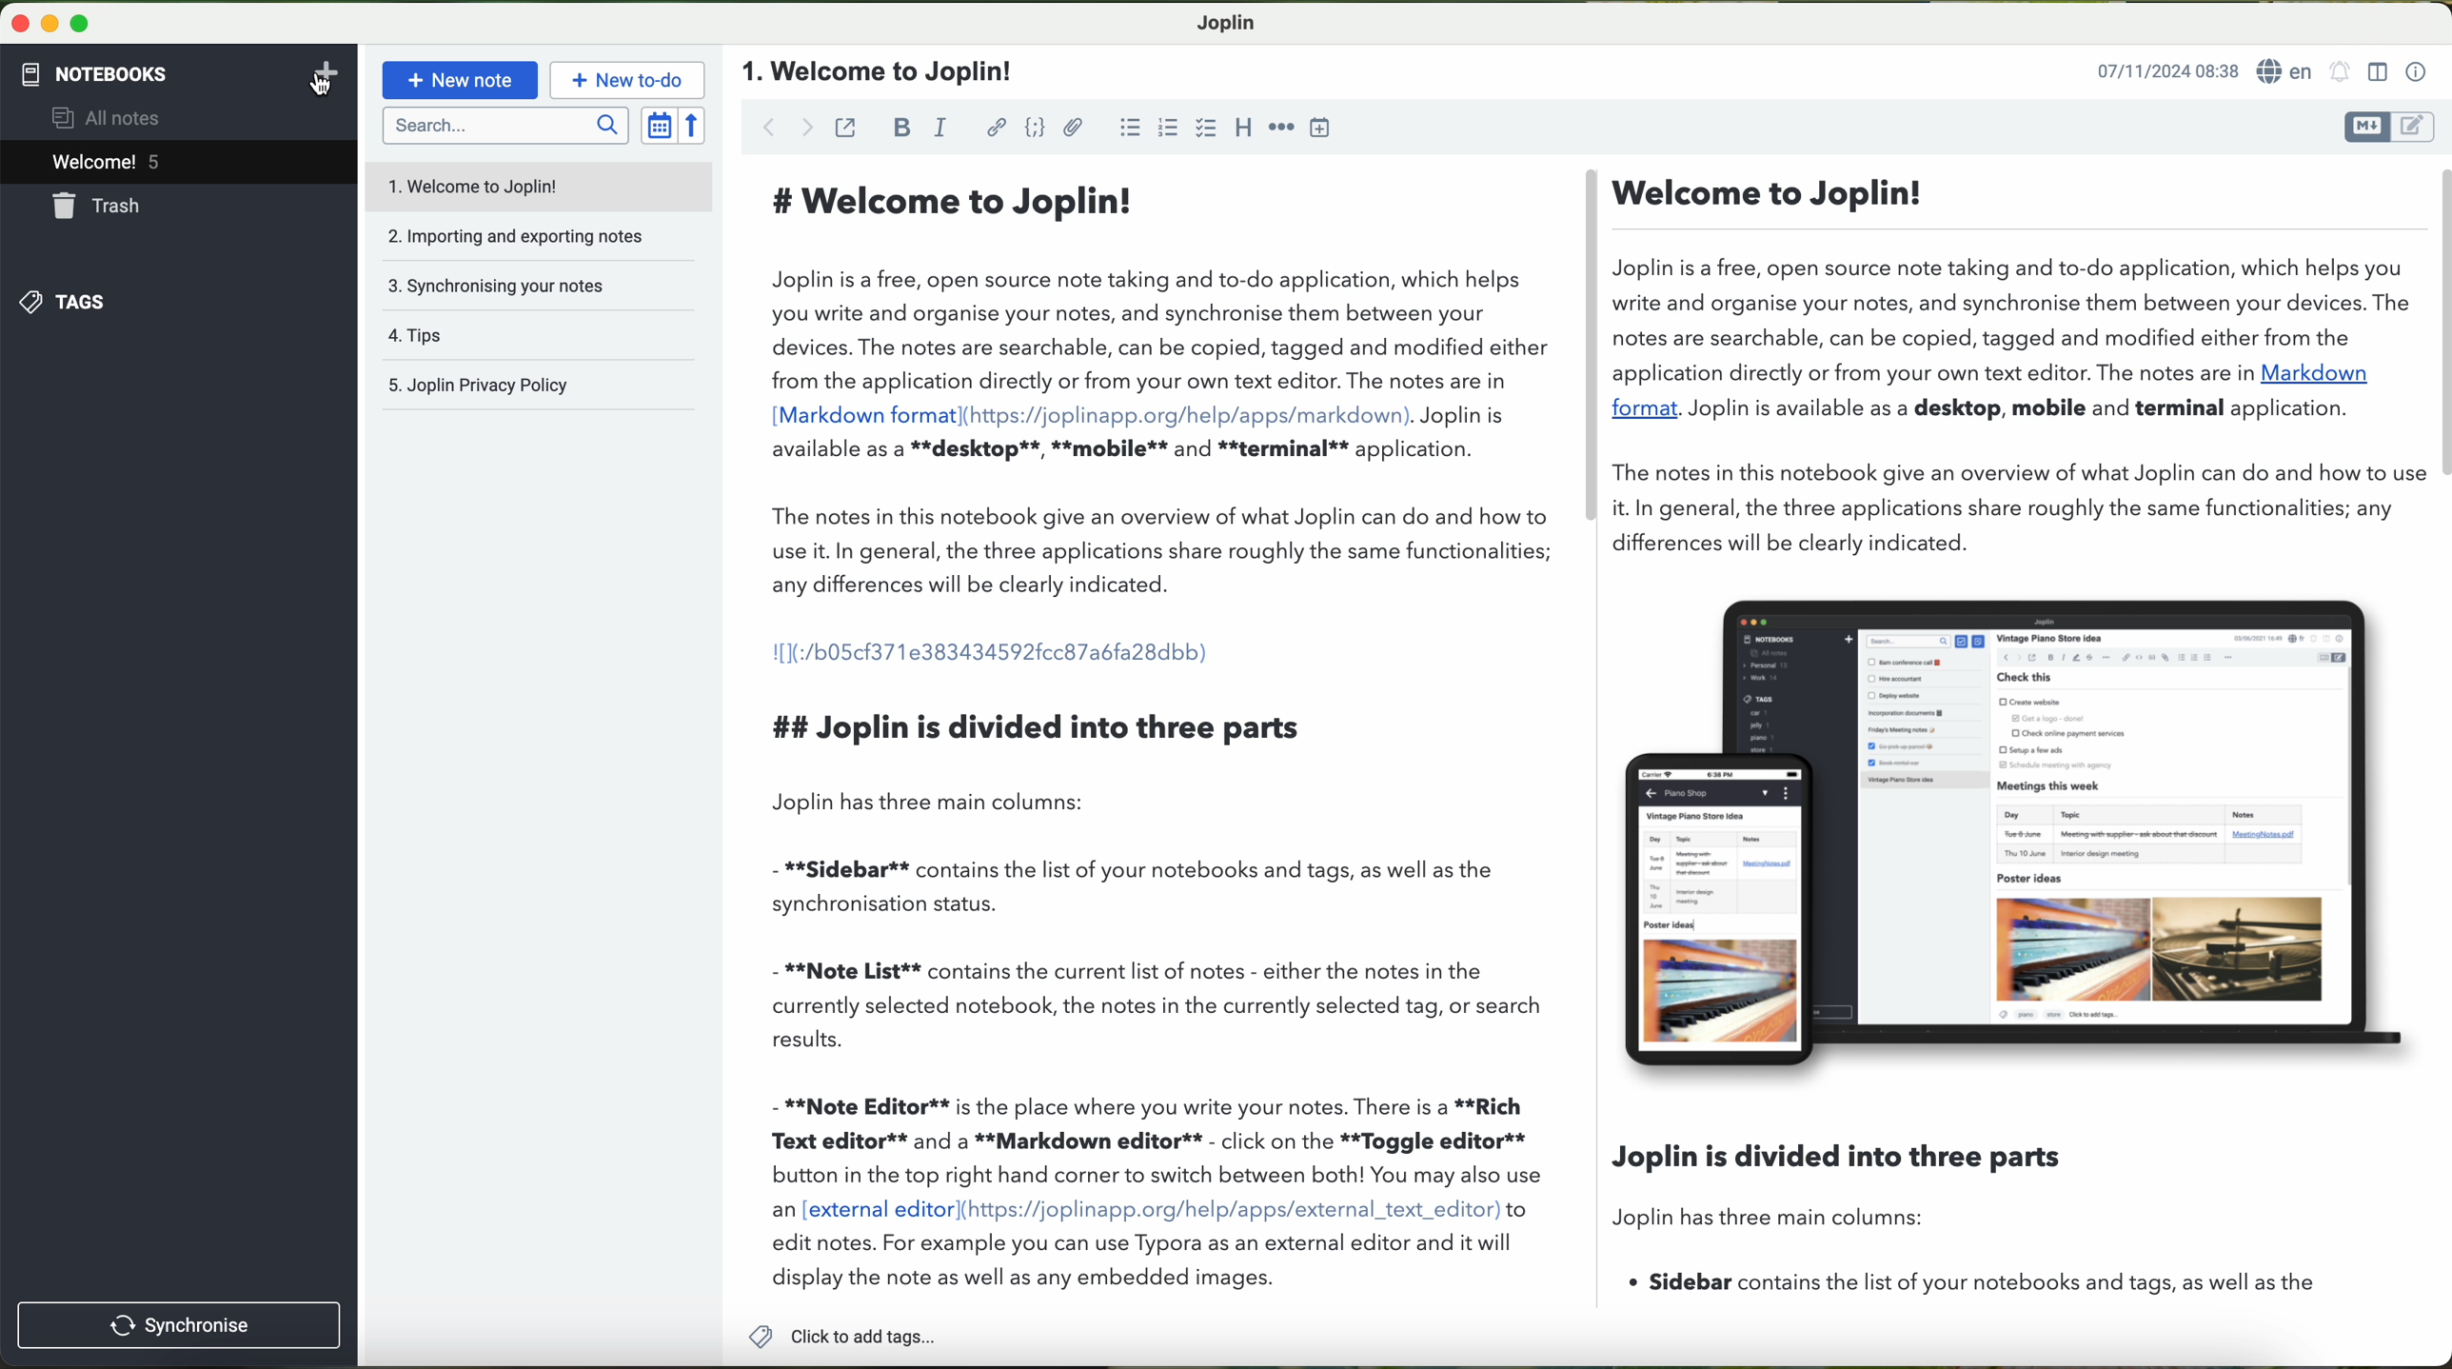  What do you see at coordinates (1036, 129) in the screenshot?
I see `code` at bounding box center [1036, 129].